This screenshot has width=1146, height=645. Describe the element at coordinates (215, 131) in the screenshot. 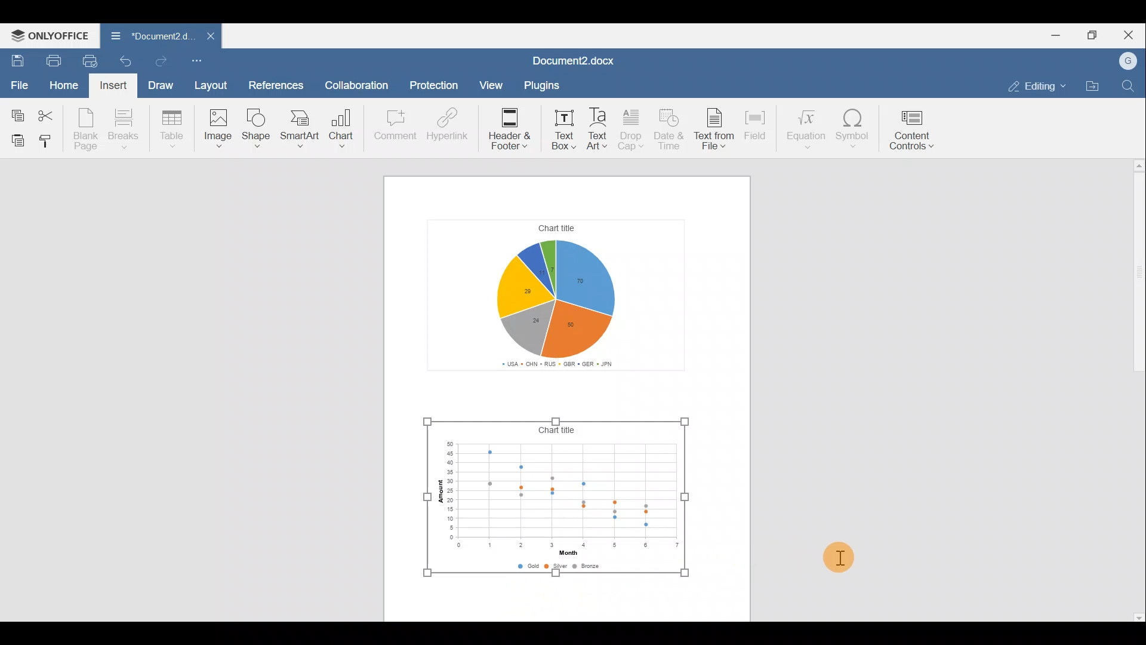

I see `Image` at that location.